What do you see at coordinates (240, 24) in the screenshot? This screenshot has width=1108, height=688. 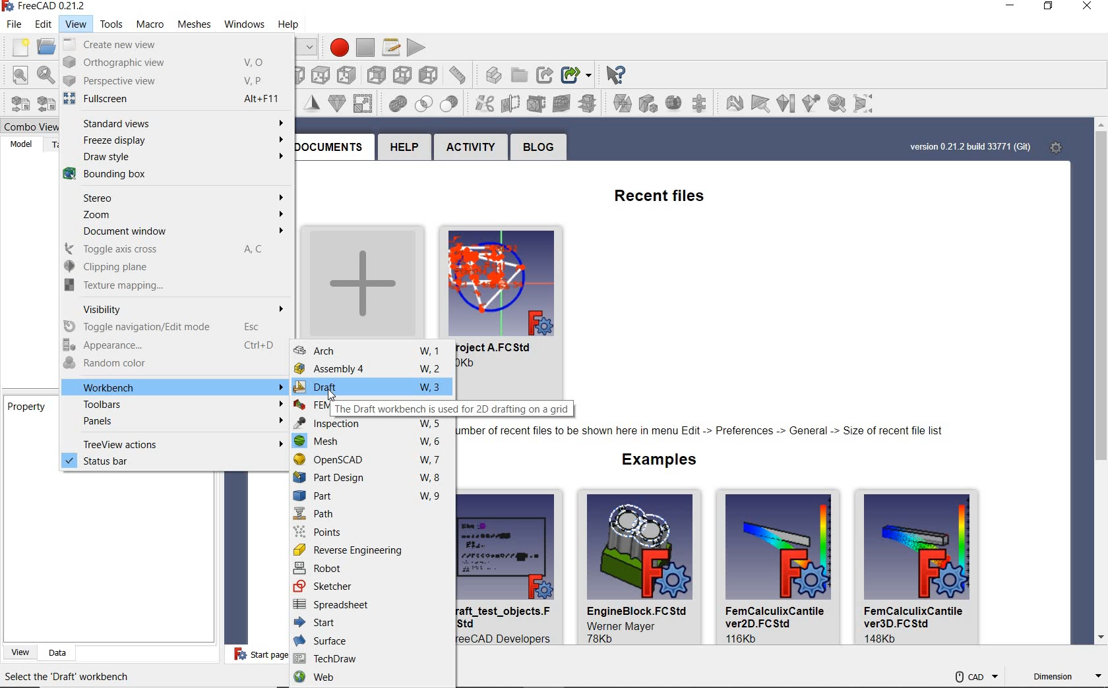 I see `windows` at bounding box center [240, 24].